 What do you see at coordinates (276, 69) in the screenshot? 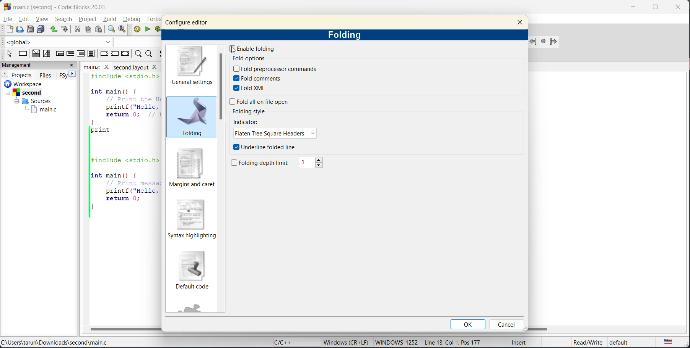
I see `fold preprocessor commands` at bounding box center [276, 69].